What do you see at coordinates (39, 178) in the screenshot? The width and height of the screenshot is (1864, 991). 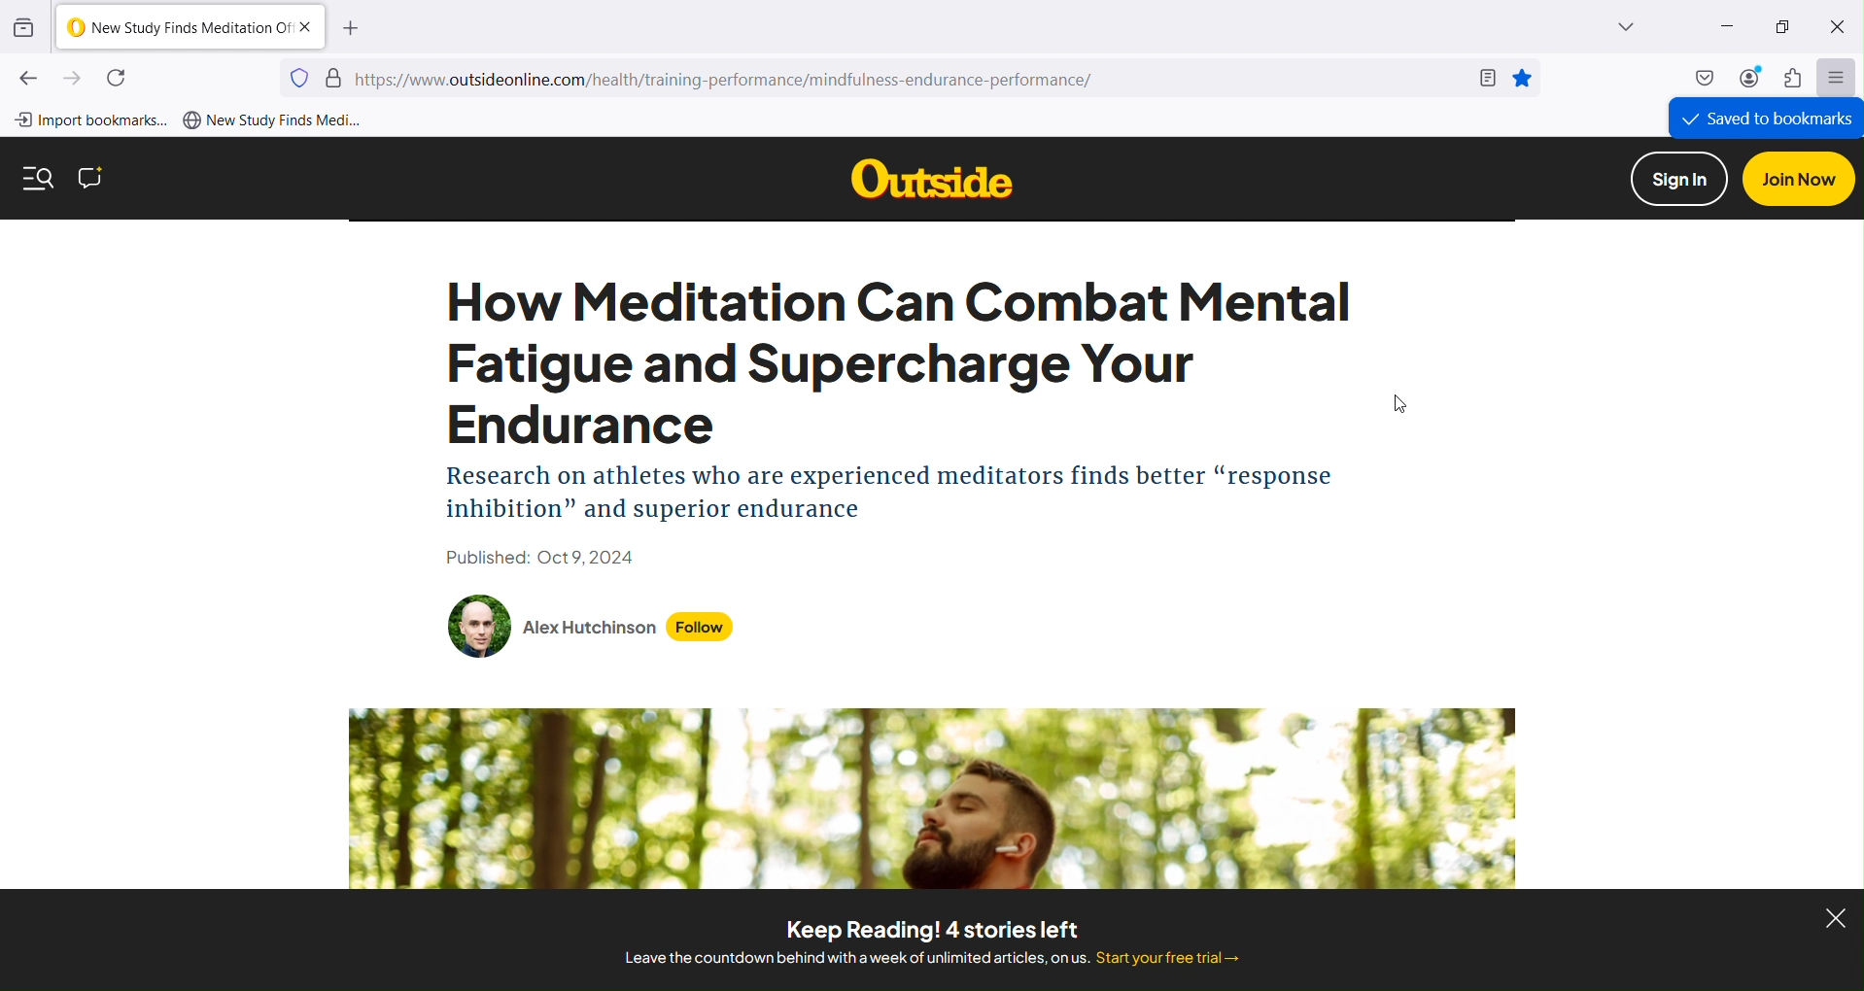 I see `Search for more content` at bounding box center [39, 178].